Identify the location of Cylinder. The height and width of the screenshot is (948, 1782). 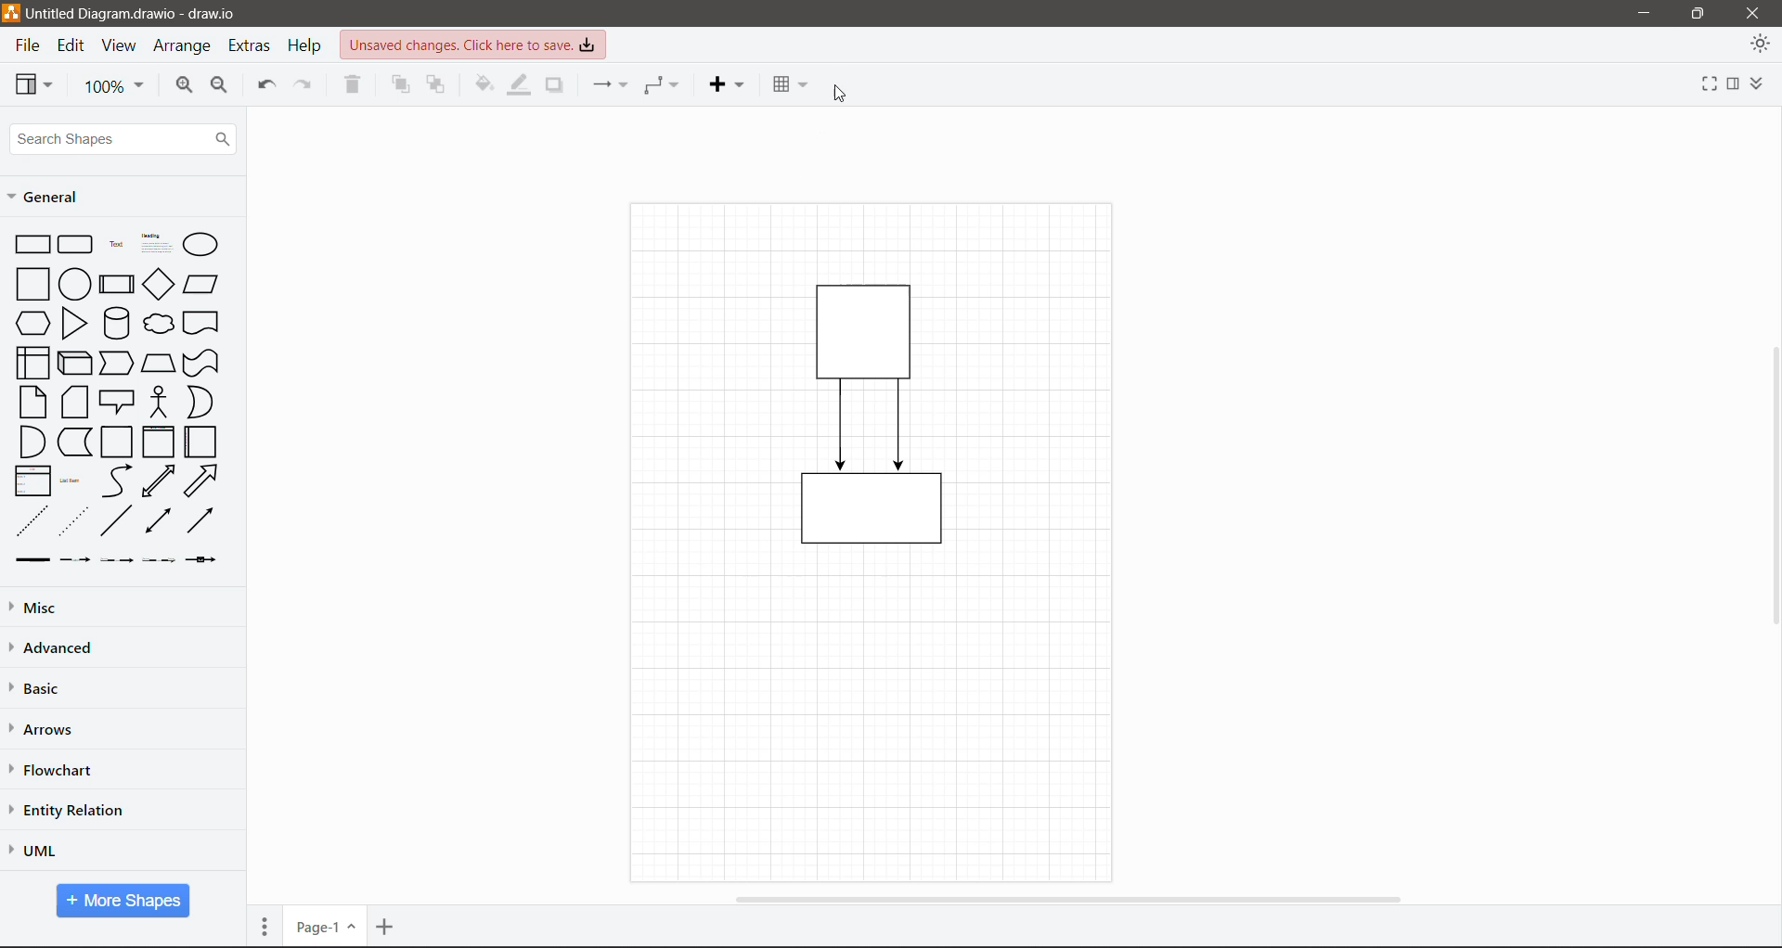
(116, 323).